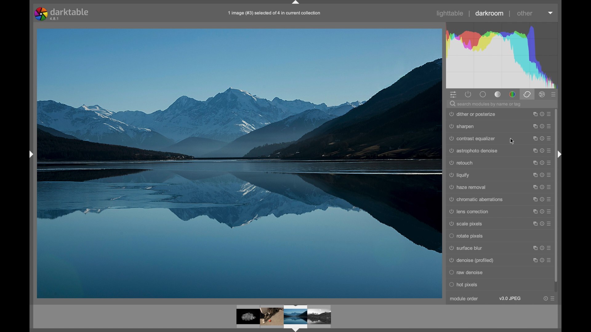 The width and height of the screenshot is (591, 332). What do you see at coordinates (541, 223) in the screenshot?
I see `more options` at bounding box center [541, 223].